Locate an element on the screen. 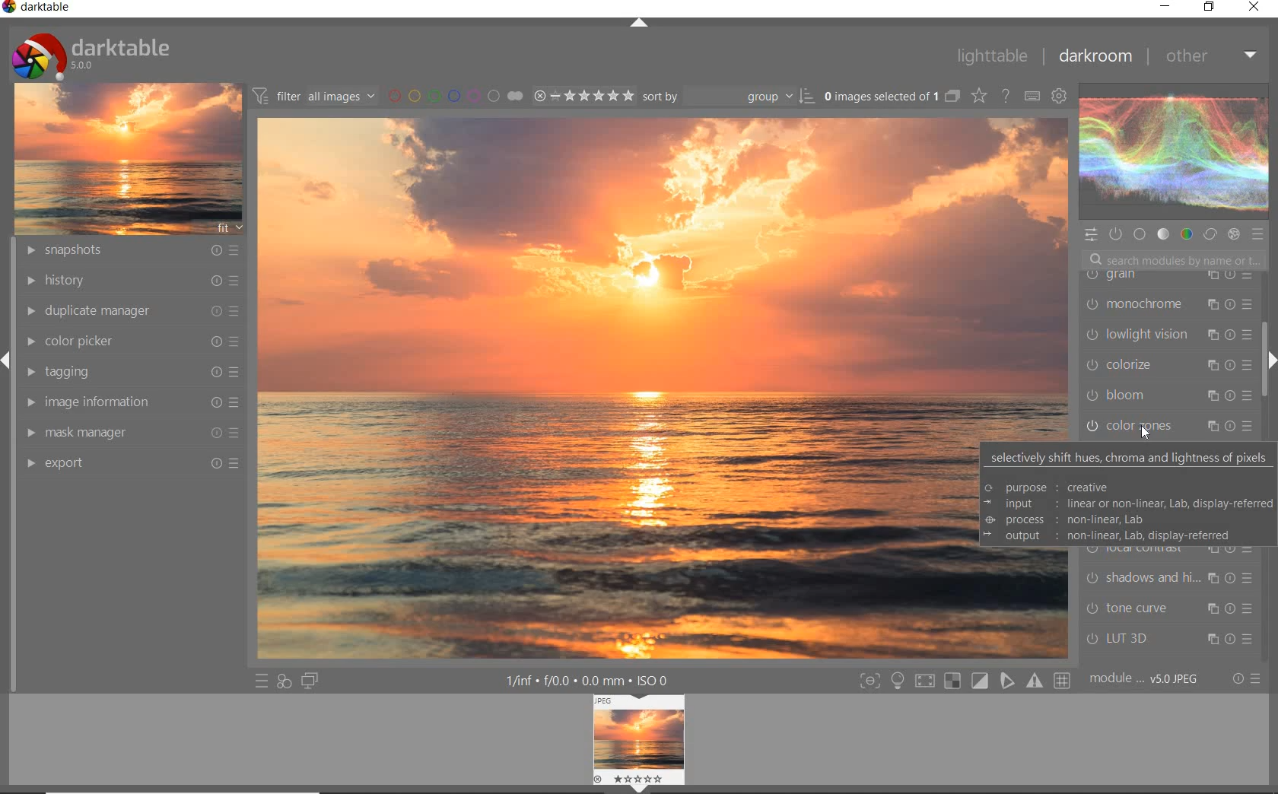  define keyboard shortcut is located at coordinates (1031, 95).